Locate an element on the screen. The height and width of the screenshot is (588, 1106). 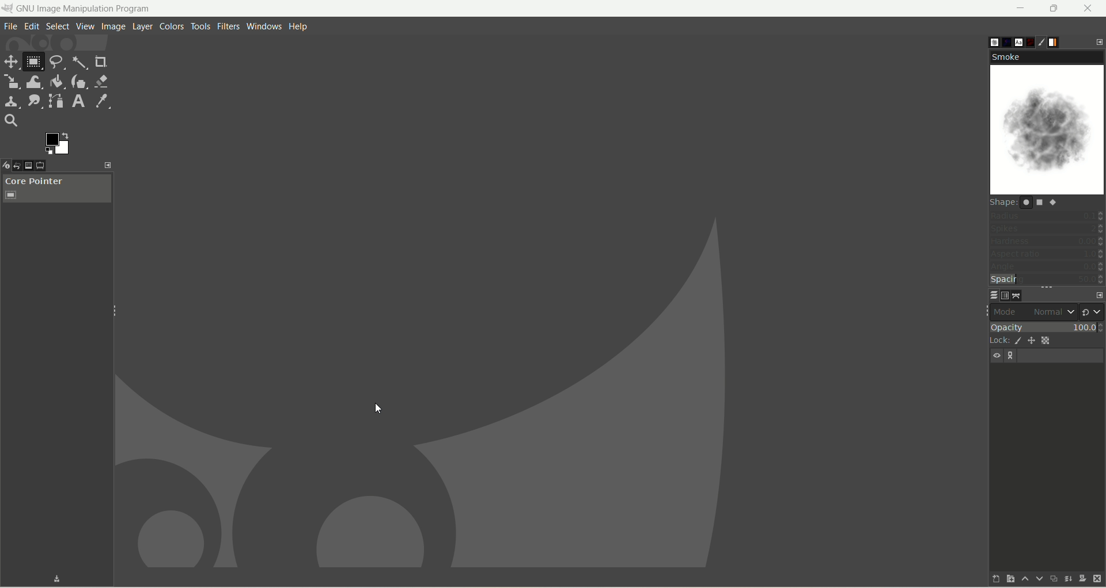
brush editor is located at coordinates (1047, 43).